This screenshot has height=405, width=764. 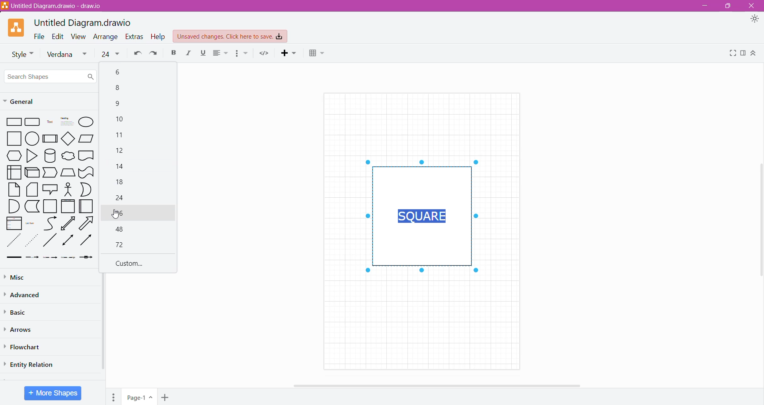 What do you see at coordinates (173, 53) in the screenshot?
I see `Bold` at bounding box center [173, 53].